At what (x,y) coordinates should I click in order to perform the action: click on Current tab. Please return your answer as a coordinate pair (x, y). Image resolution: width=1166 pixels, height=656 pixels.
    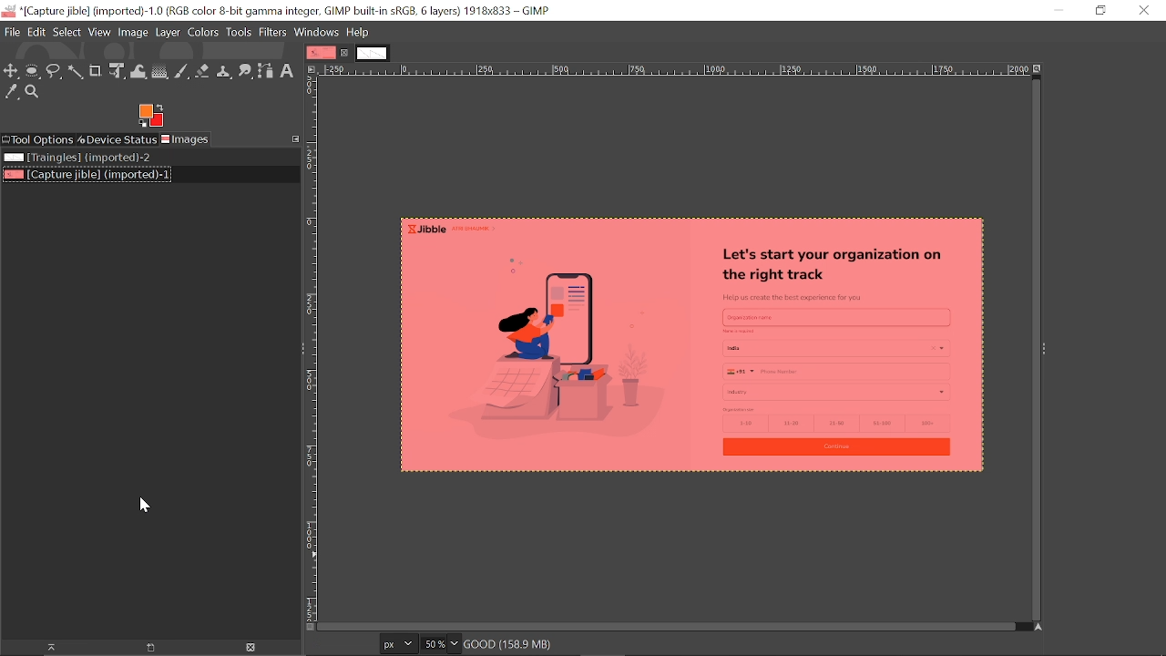
    Looking at the image, I should click on (321, 52).